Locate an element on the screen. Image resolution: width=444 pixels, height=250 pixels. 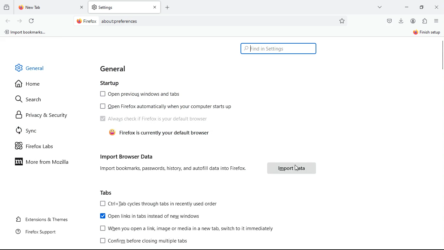
About:preferences is located at coordinates (119, 21).